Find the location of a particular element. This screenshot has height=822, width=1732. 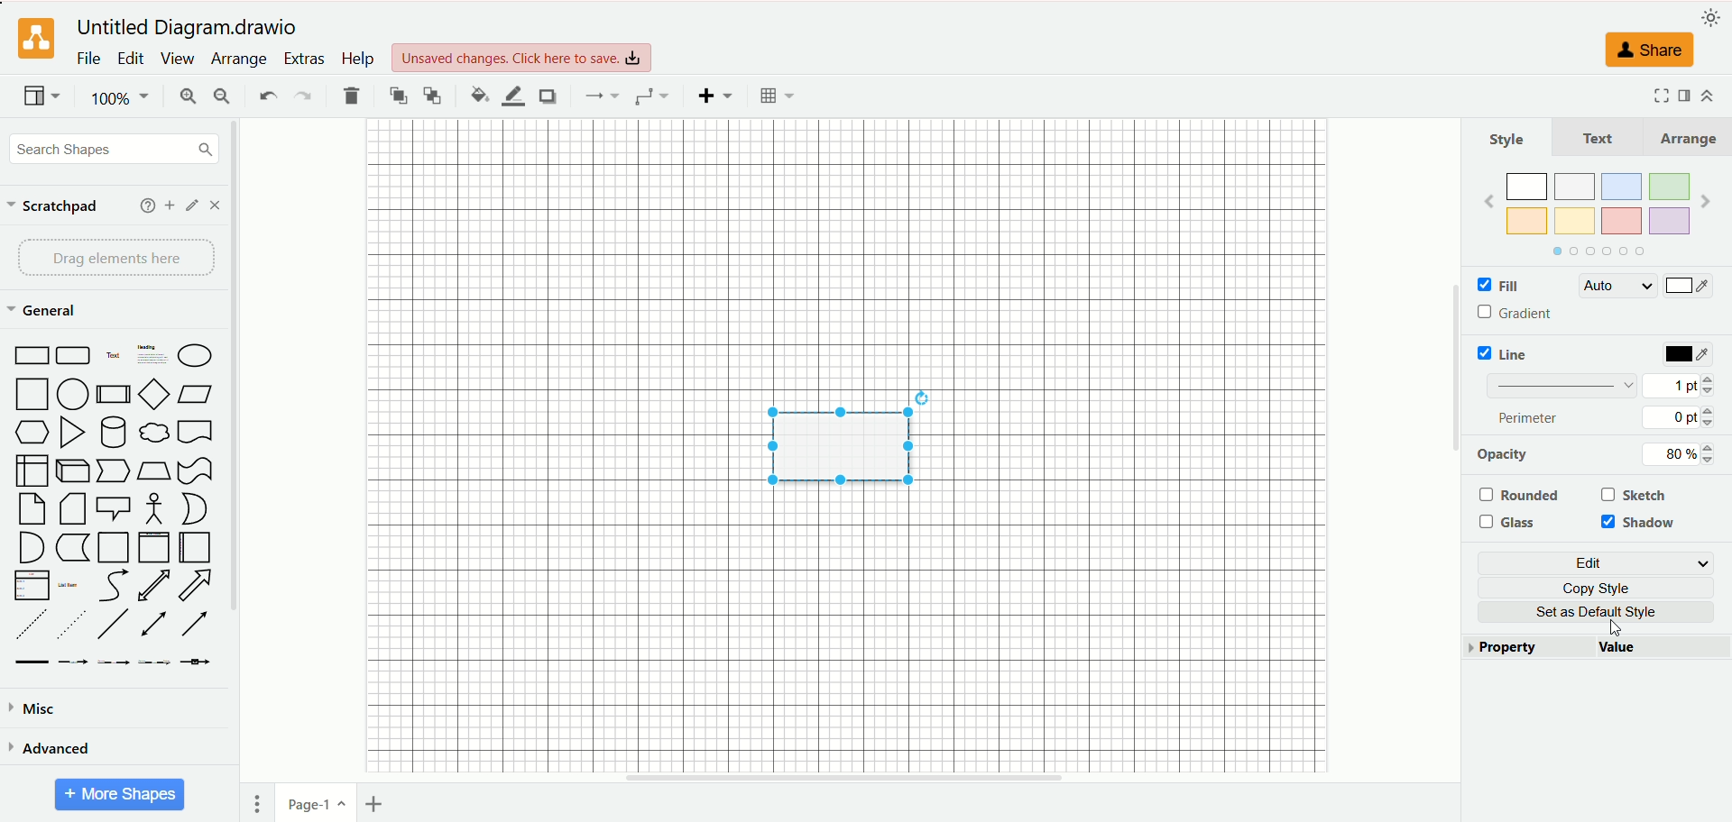

text is located at coordinates (1598, 137).